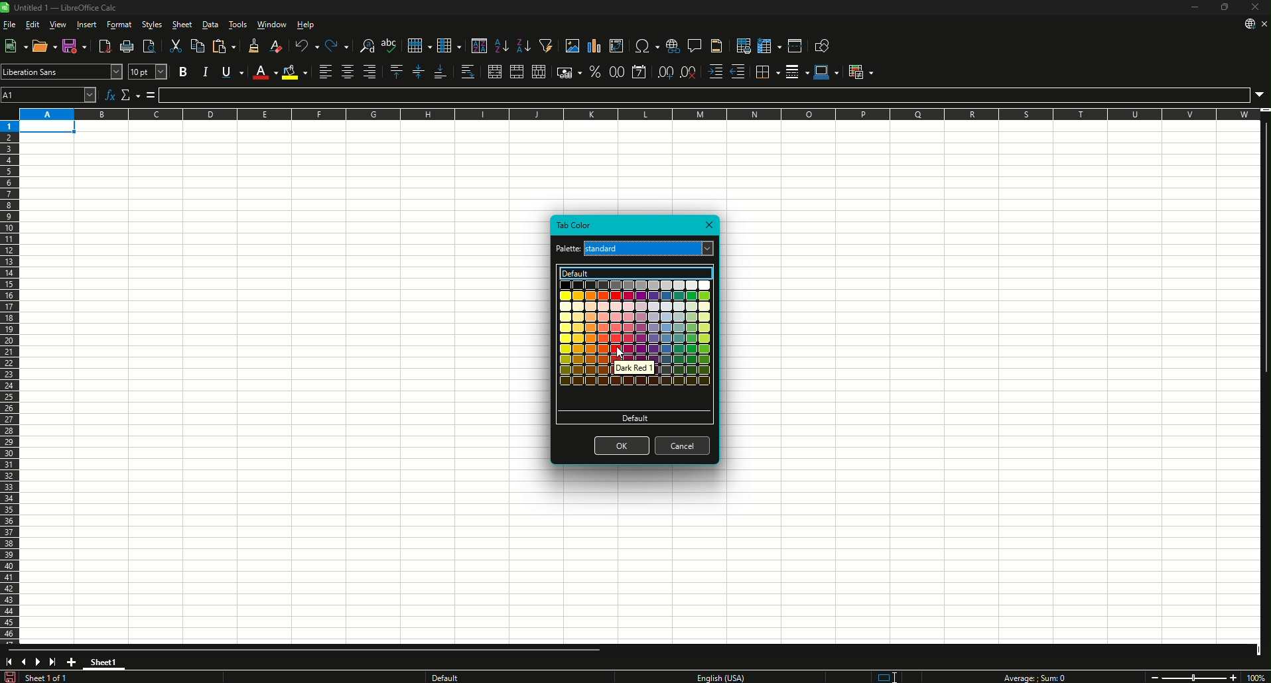 The width and height of the screenshot is (1271, 683). What do you see at coordinates (58, 24) in the screenshot?
I see `View` at bounding box center [58, 24].